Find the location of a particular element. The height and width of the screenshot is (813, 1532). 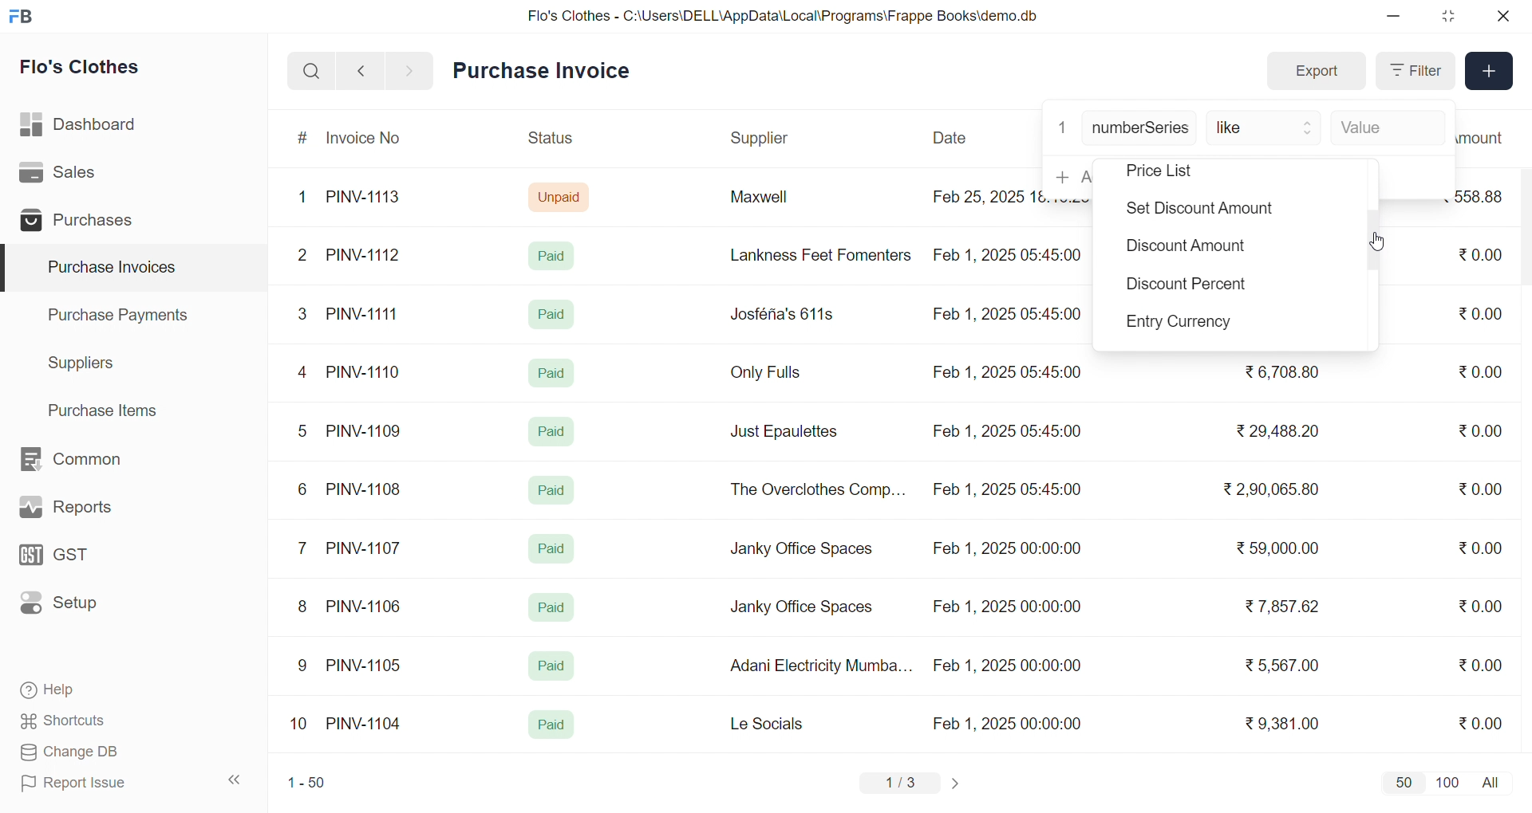

Paid is located at coordinates (552, 607).